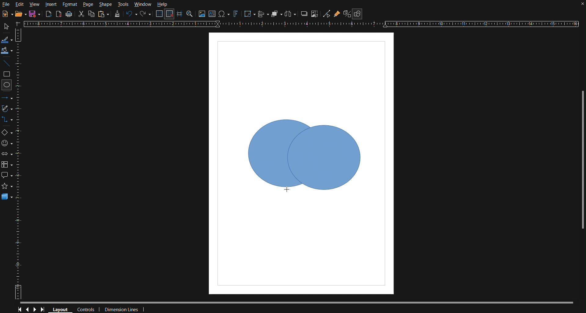 This screenshot has height=313, width=586. Describe the element at coordinates (7, 5) in the screenshot. I see `File` at that location.